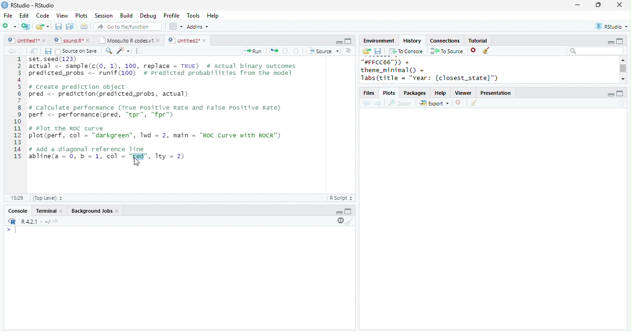  What do you see at coordinates (70, 26) in the screenshot?
I see `save all` at bounding box center [70, 26].